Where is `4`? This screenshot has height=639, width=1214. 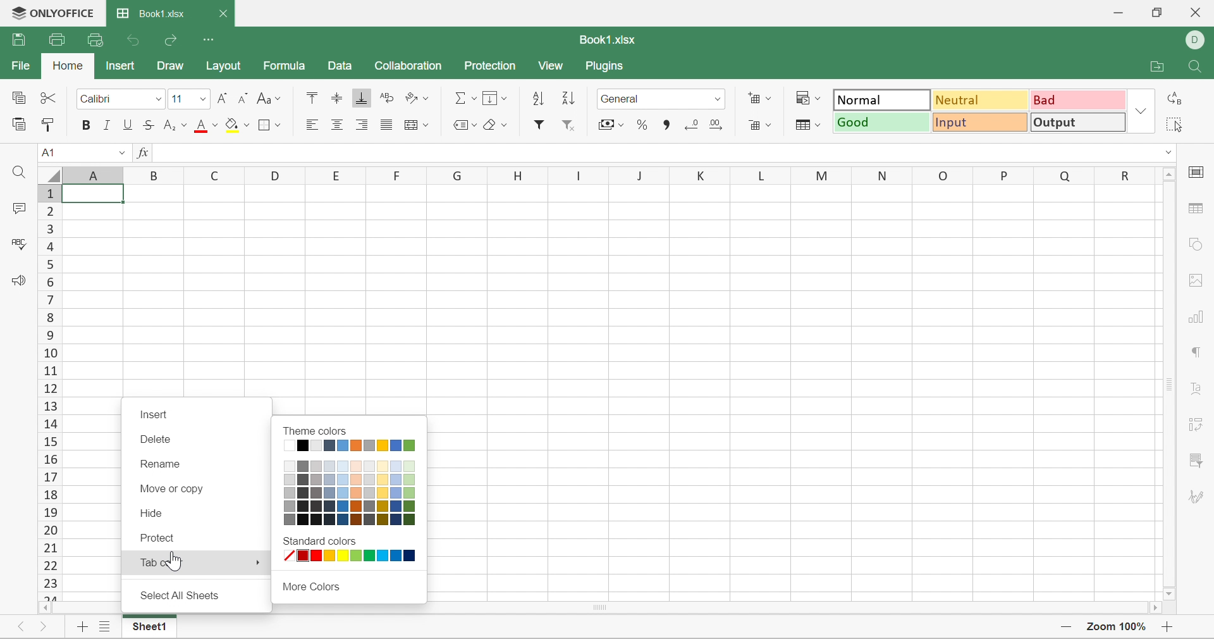 4 is located at coordinates (47, 263).